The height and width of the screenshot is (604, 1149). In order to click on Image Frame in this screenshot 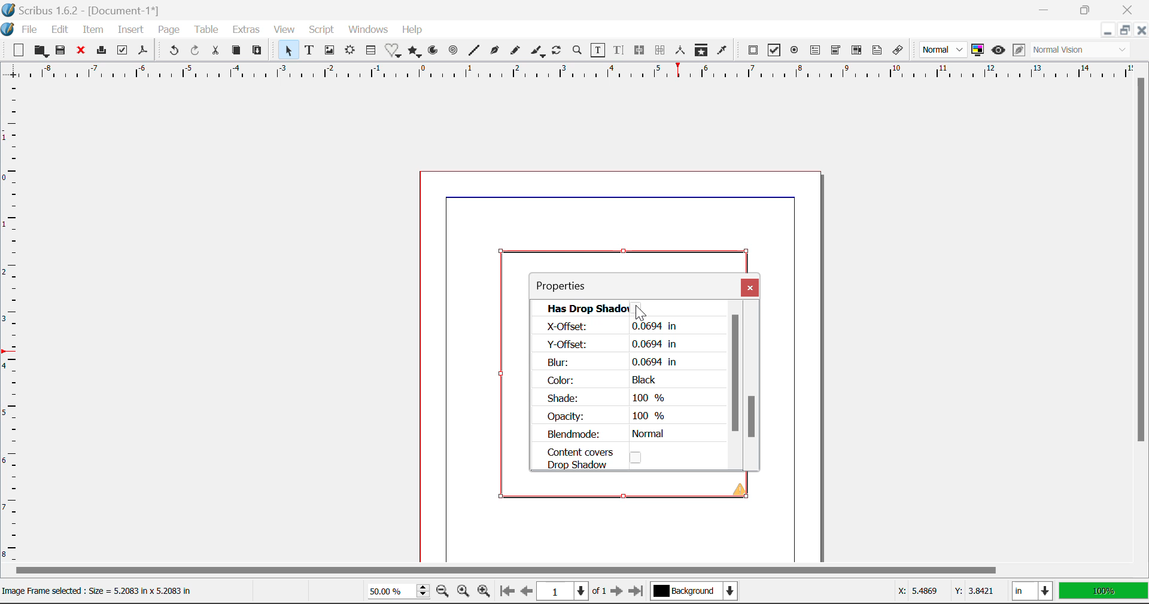, I will do `click(331, 52)`.